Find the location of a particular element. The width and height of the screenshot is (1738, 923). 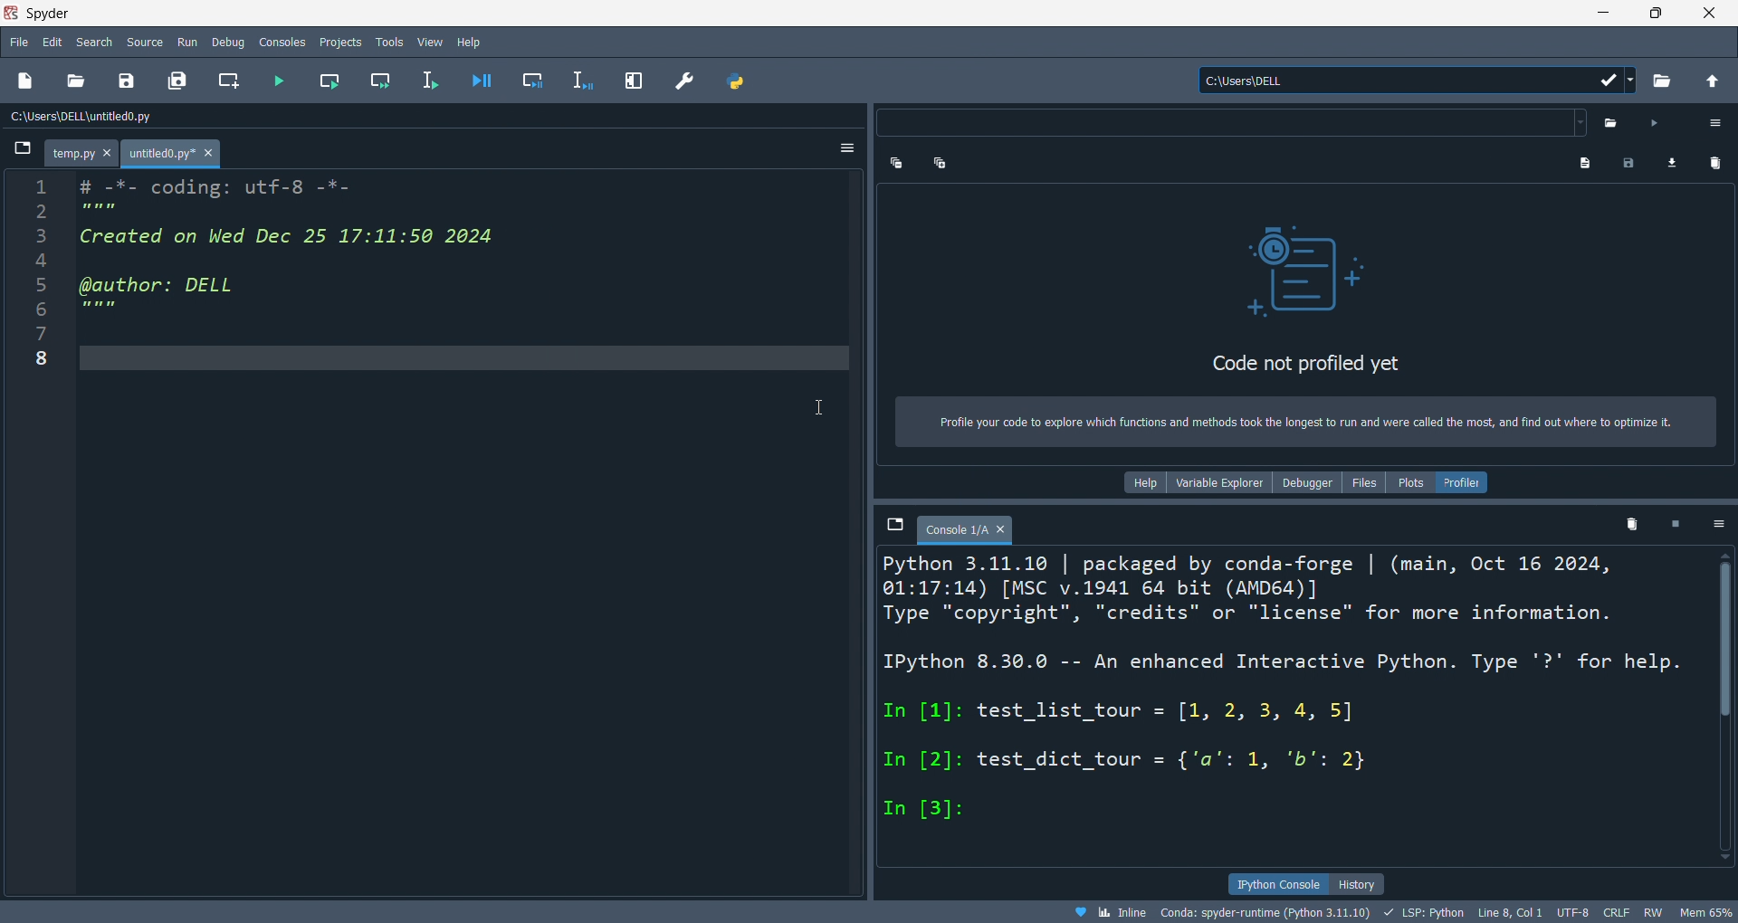

help is located at coordinates (1146, 482).